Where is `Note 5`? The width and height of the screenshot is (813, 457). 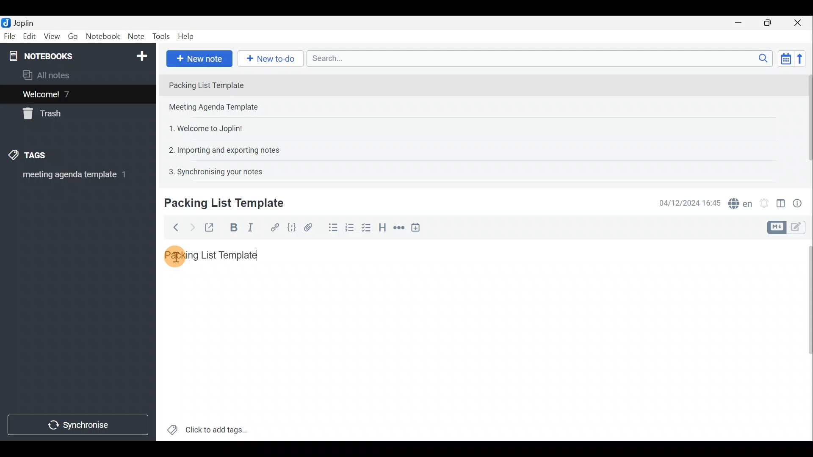
Note 5 is located at coordinates (212, 171).